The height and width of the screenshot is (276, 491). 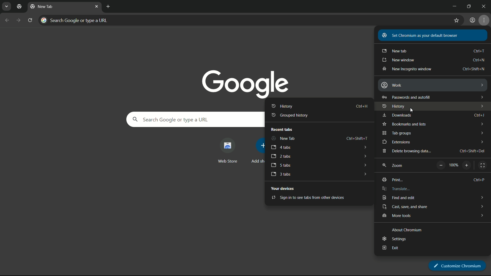 I want to click on grouped history, so click(x=288, y=115).